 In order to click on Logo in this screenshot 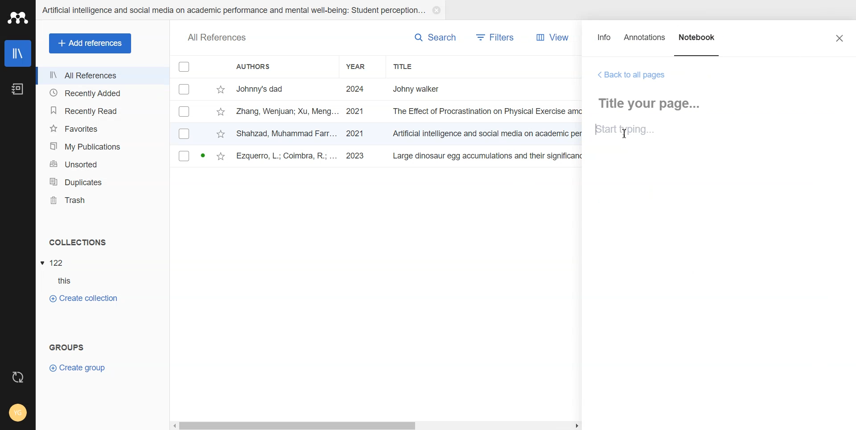, I will do `click(18, 17)`.